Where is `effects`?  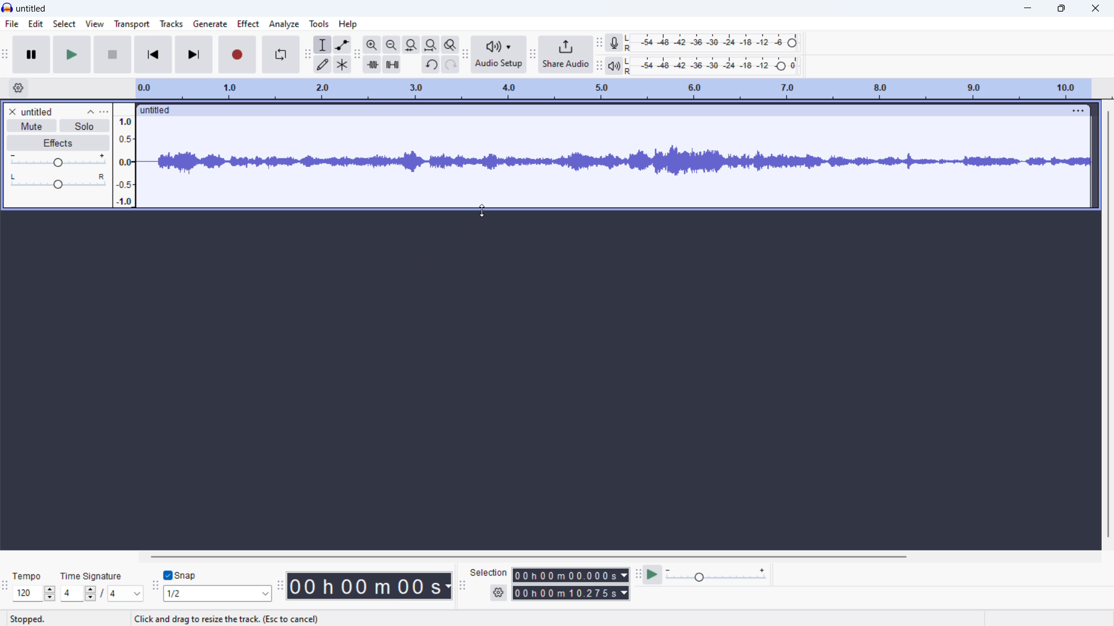 effects is located at coordinates (58, 144).